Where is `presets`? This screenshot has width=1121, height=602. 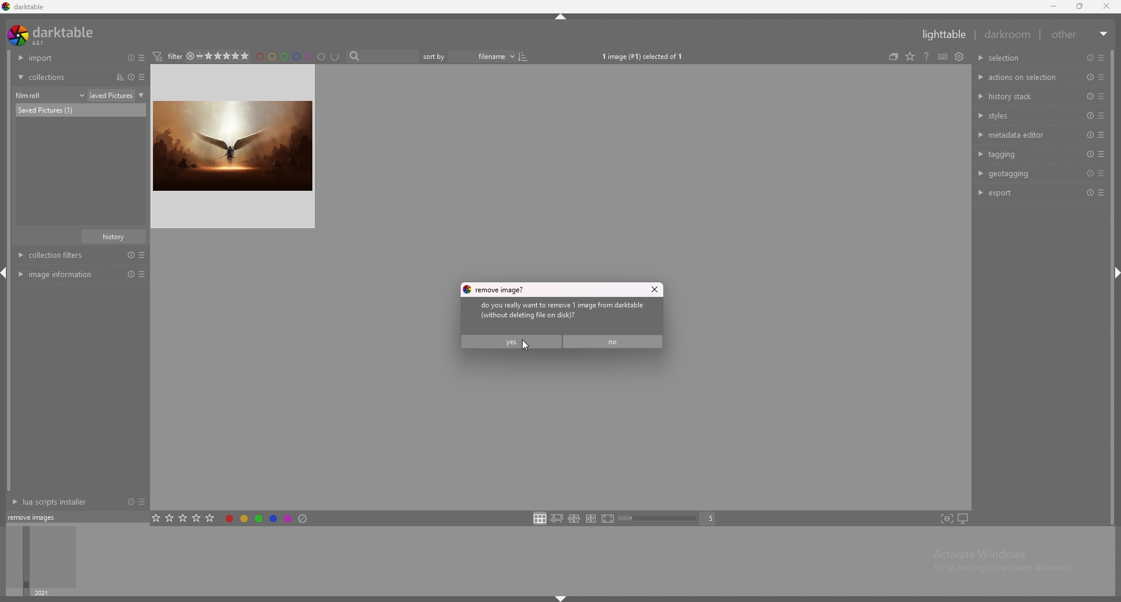 presets is located at coordinates (1099, 58).